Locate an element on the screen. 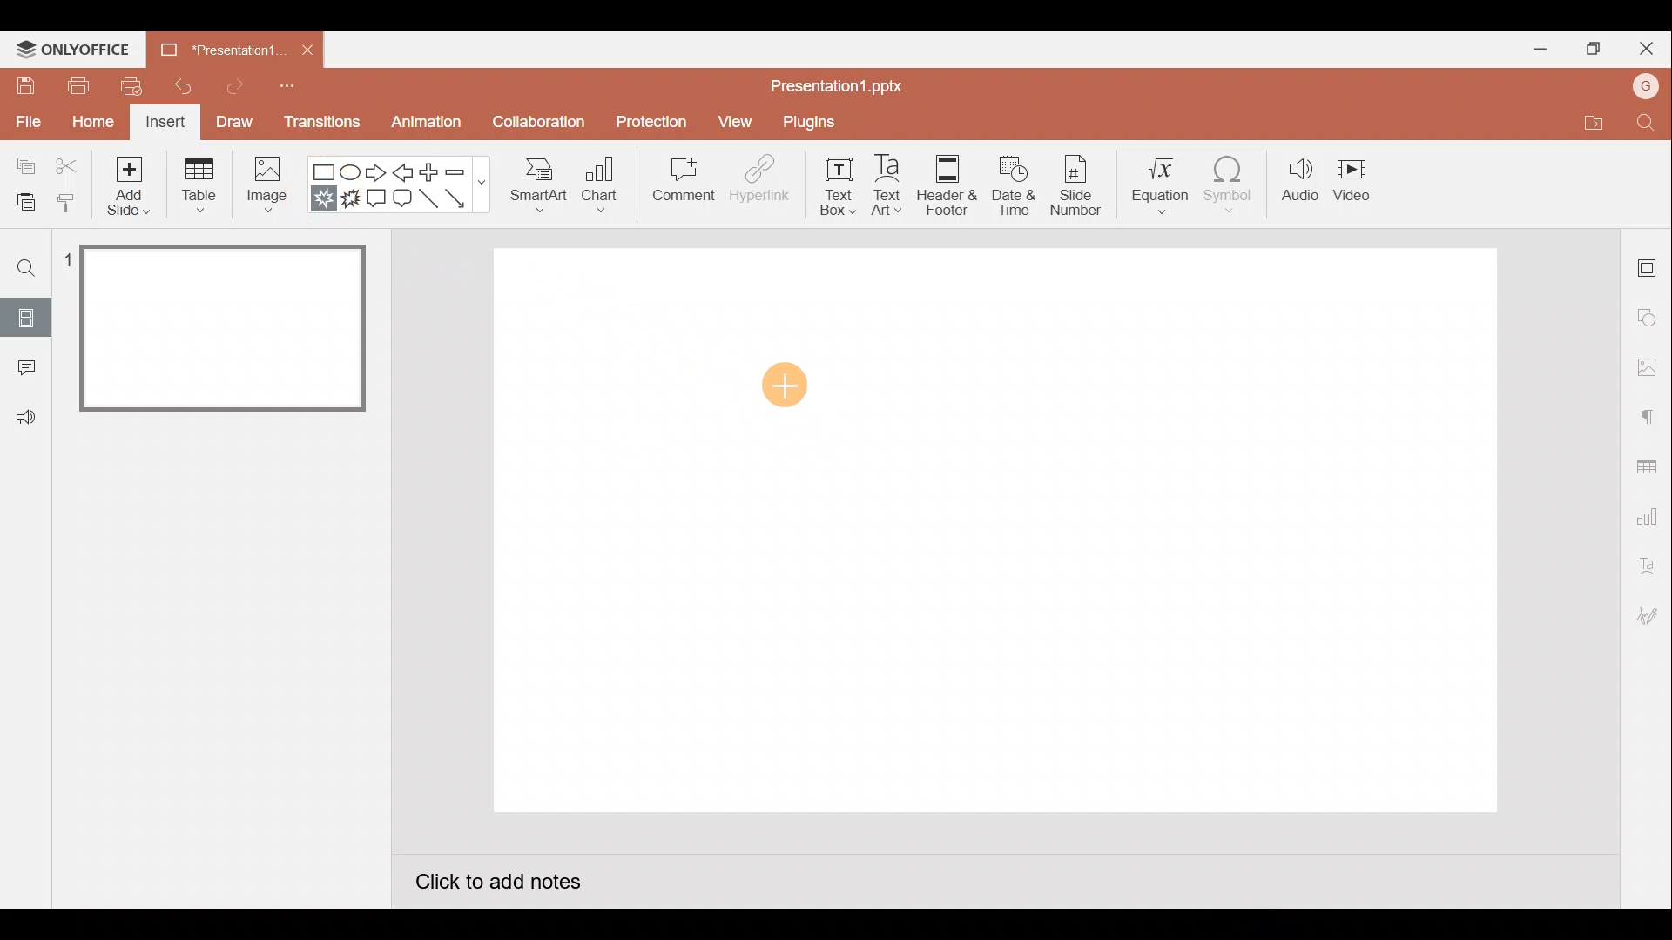 This screenshot has height=940, width=1672. Hyperlink is located at coordinates (758, 183).